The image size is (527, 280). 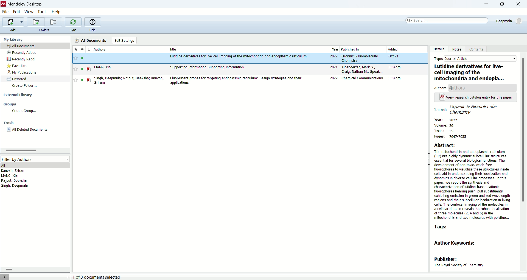 What do you see at coordinates (21, 73) in the screenshot?
I see `my publications` at bounding box center [21, 73].